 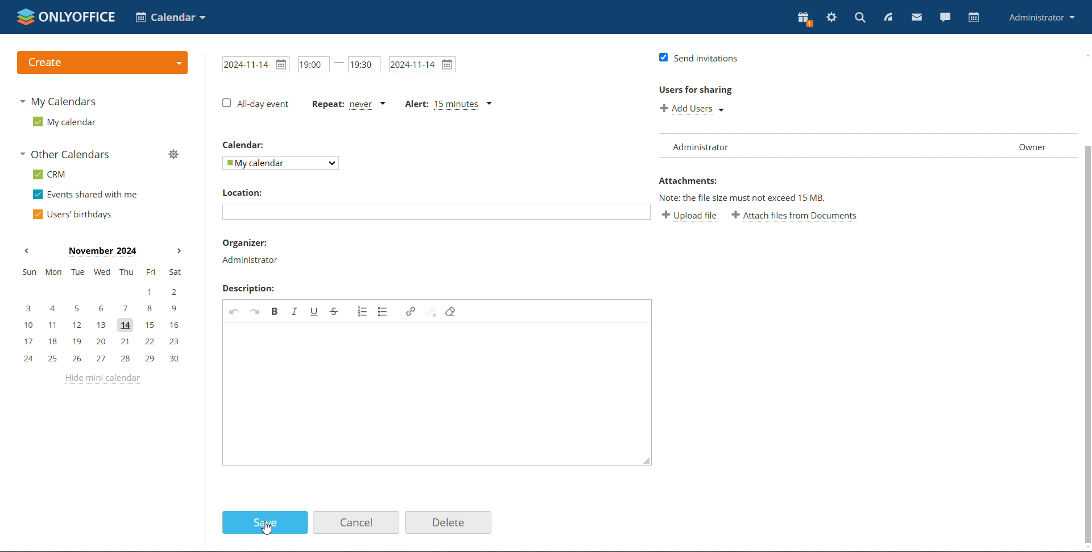 I want to click on save, so click(x=264, y=523).